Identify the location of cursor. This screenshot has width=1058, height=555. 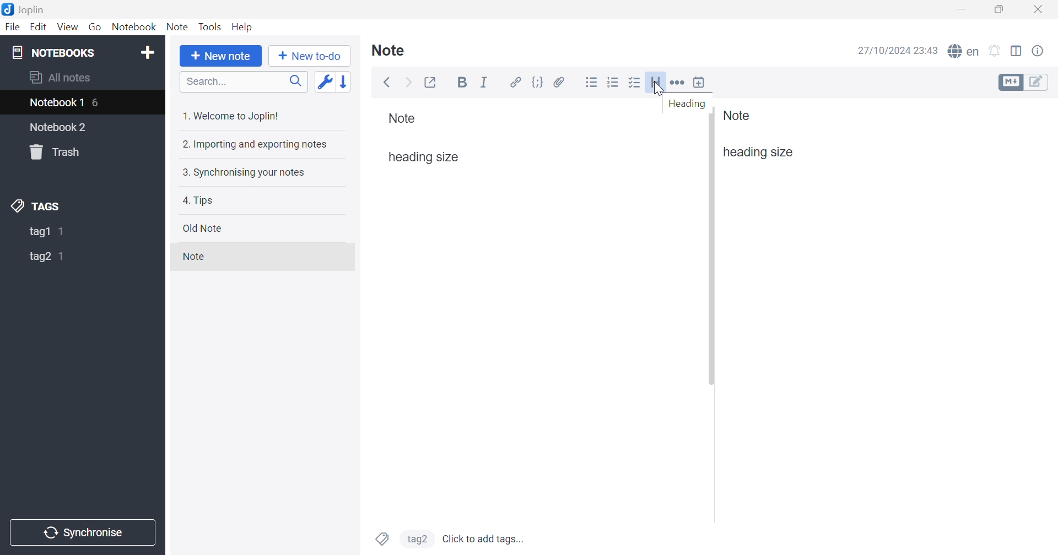
(663, 91).